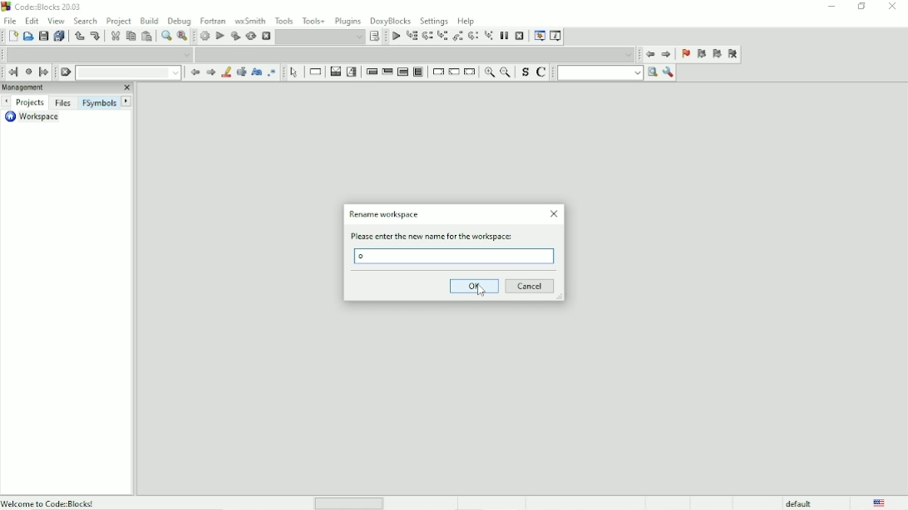 The image size is (908, 510). I want to click on Run search, so click(607, 72).